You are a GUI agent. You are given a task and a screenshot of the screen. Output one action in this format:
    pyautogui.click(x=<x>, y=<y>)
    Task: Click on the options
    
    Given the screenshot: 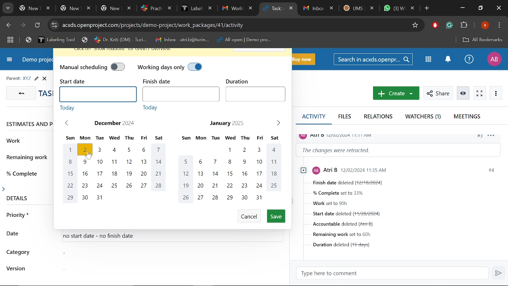 What is the action you would take?
    pyautogui.click(x=493, y=137)
    